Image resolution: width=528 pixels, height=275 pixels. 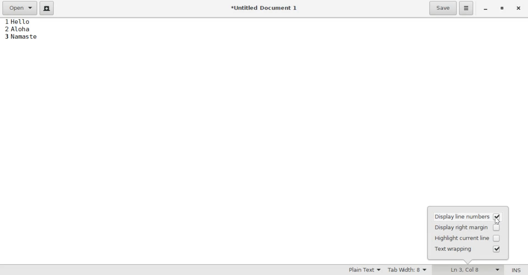 I want to click on maximize, so click(x=502, y=9).